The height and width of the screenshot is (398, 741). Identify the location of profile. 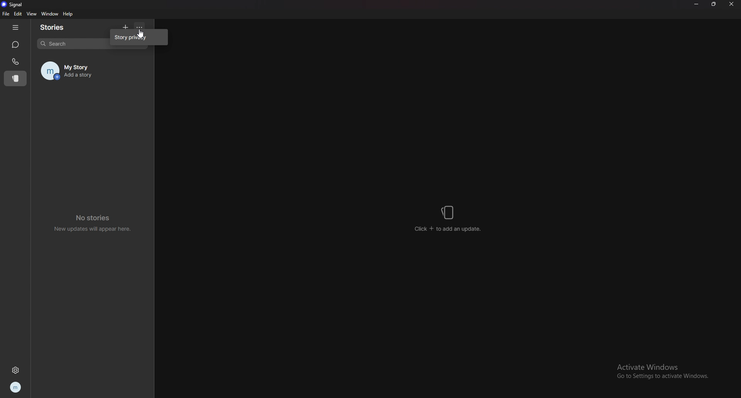
(16, 386).